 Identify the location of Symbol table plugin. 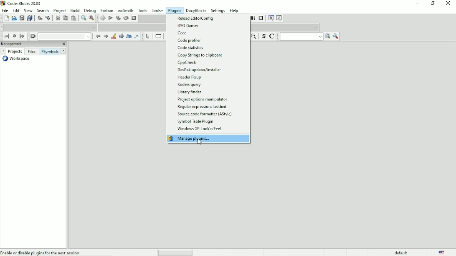
(195, 122).